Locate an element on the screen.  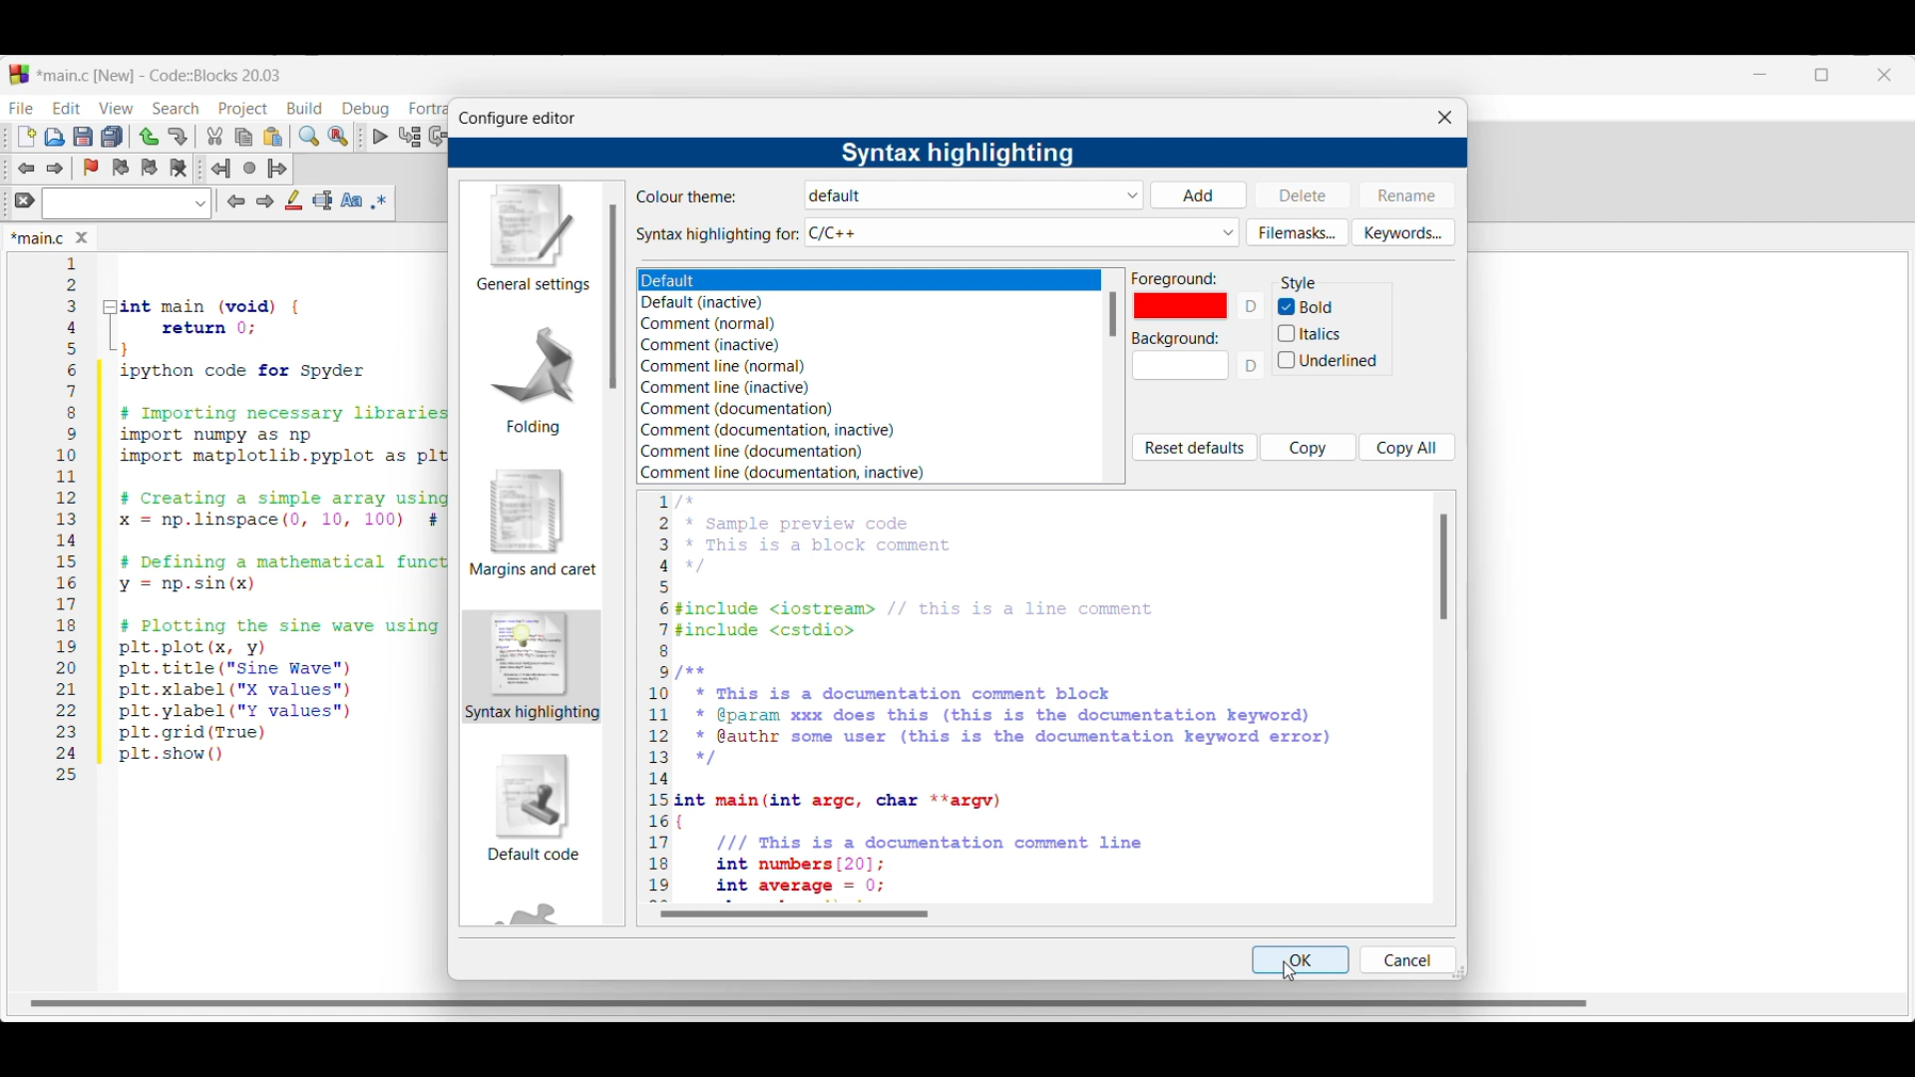
Rename is located at coordinates (1406, 194).